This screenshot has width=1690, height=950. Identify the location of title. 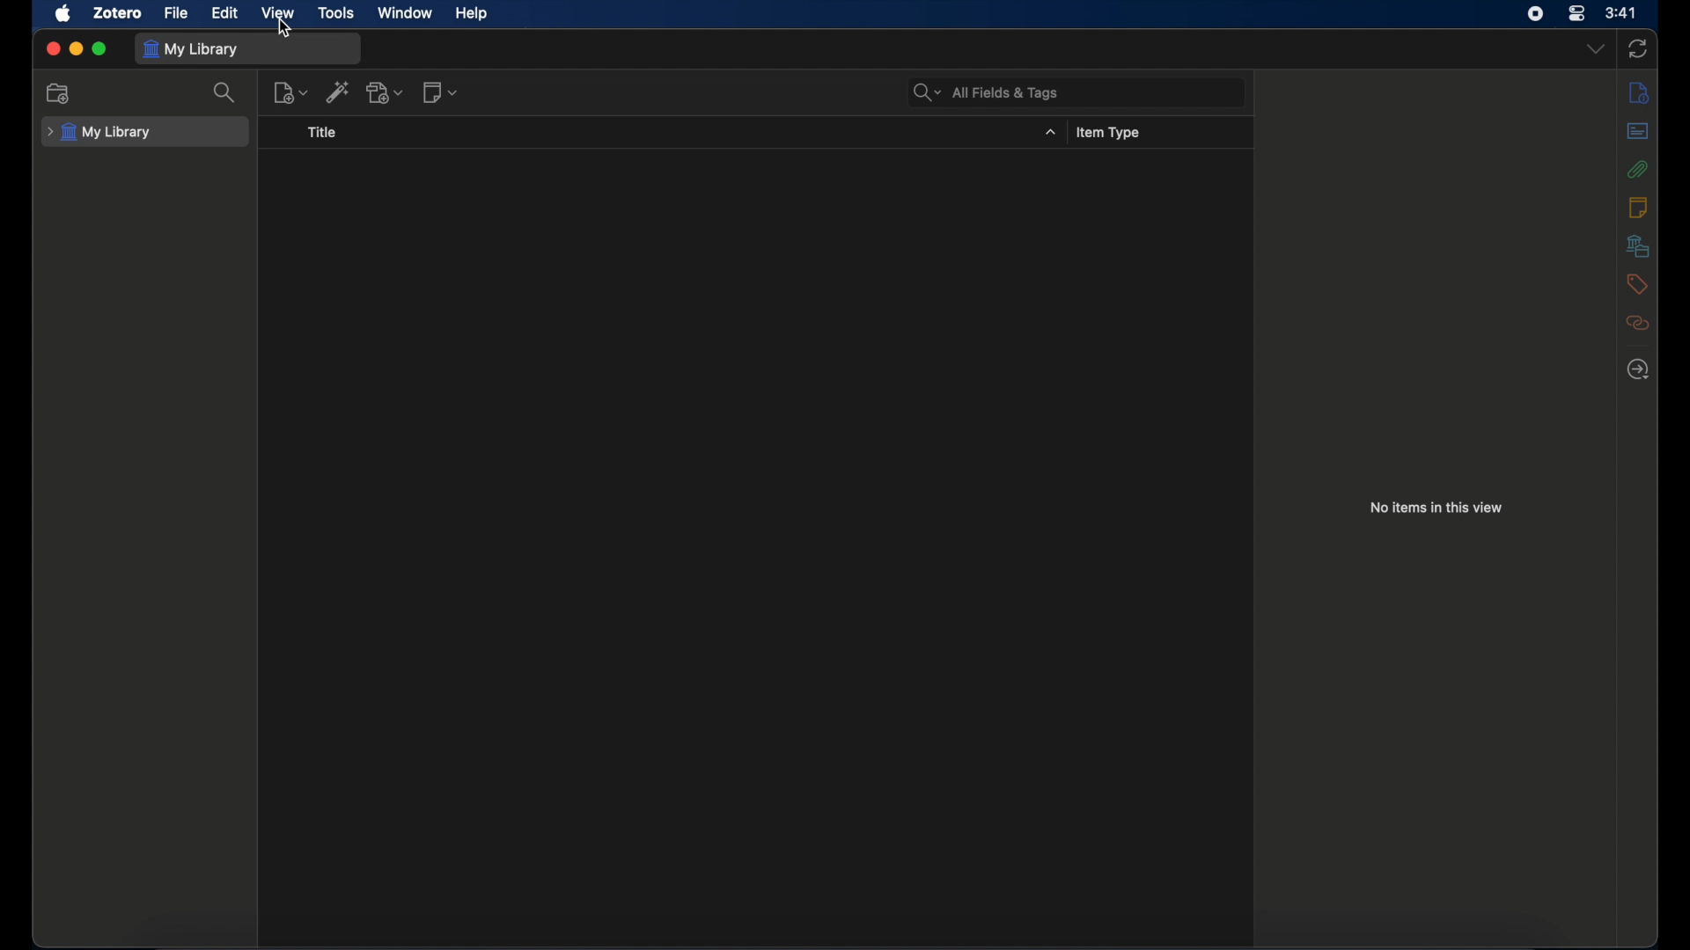
(323, 131).